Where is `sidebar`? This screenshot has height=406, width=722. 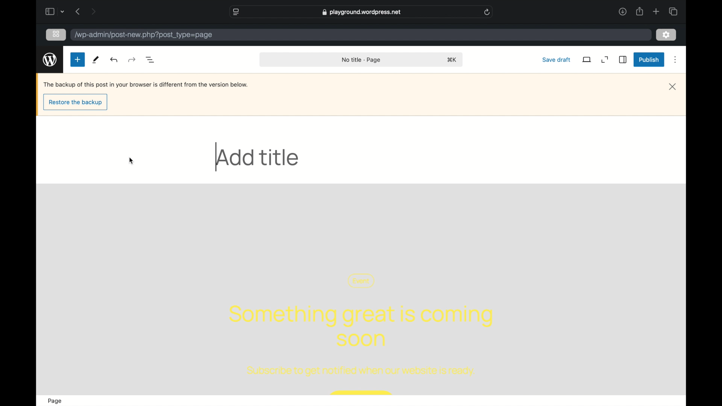
sidebar is located at coordinates (49, 11).